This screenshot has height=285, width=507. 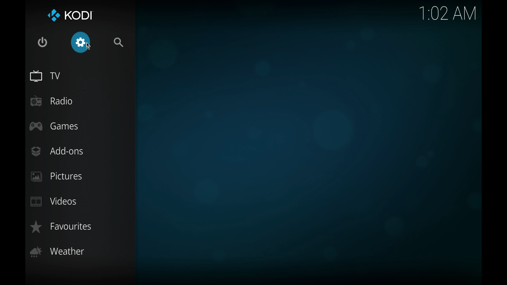 I want to click on favorites, so click(x=62, y=227).